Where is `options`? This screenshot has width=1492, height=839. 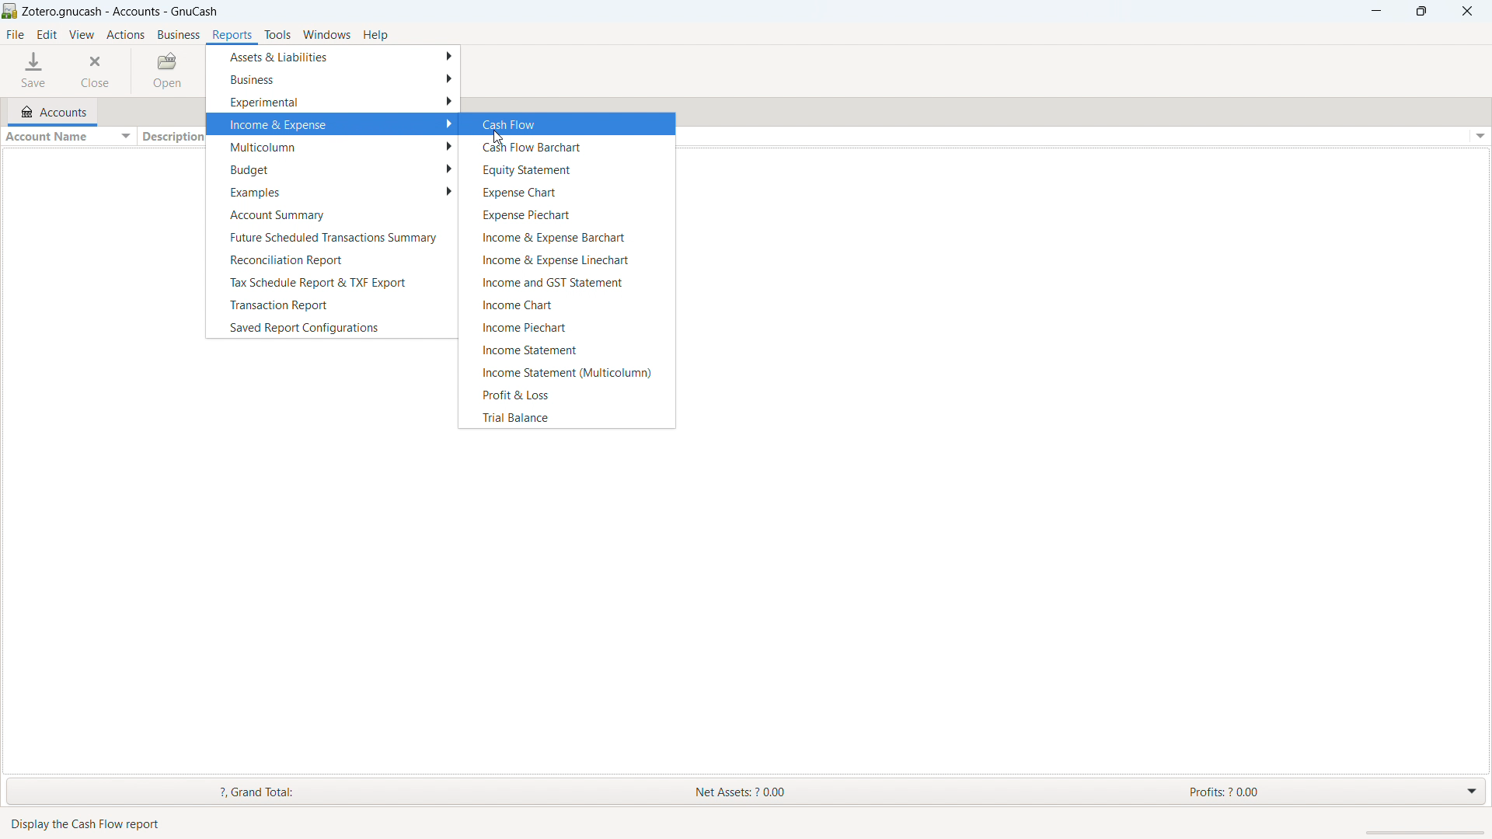
options is located at coordinates (1477, 136).